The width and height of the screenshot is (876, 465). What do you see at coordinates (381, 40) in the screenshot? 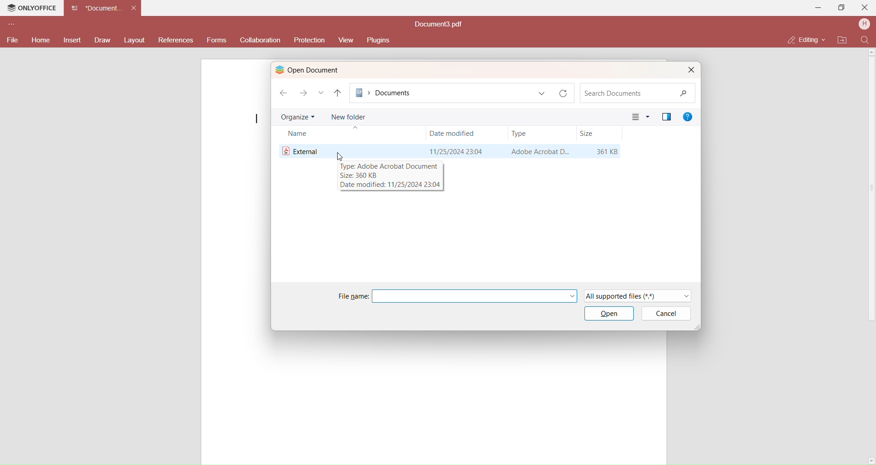
I see `Plugins` at bounding box center [381, 40].